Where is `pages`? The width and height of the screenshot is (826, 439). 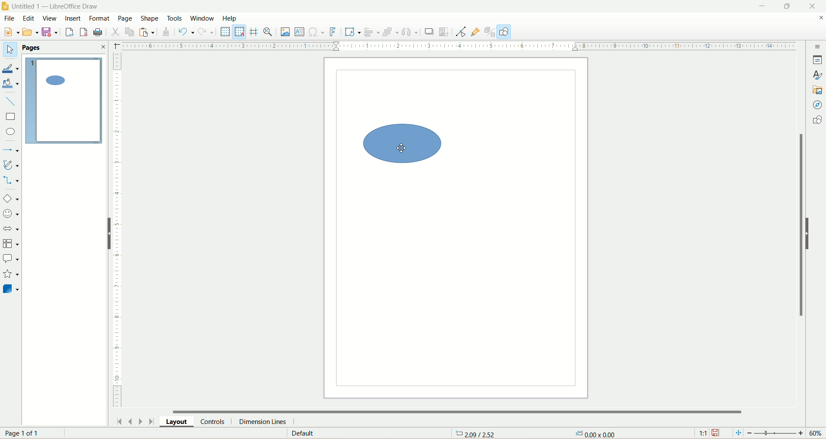 pages is located at coordinates (33, 48).